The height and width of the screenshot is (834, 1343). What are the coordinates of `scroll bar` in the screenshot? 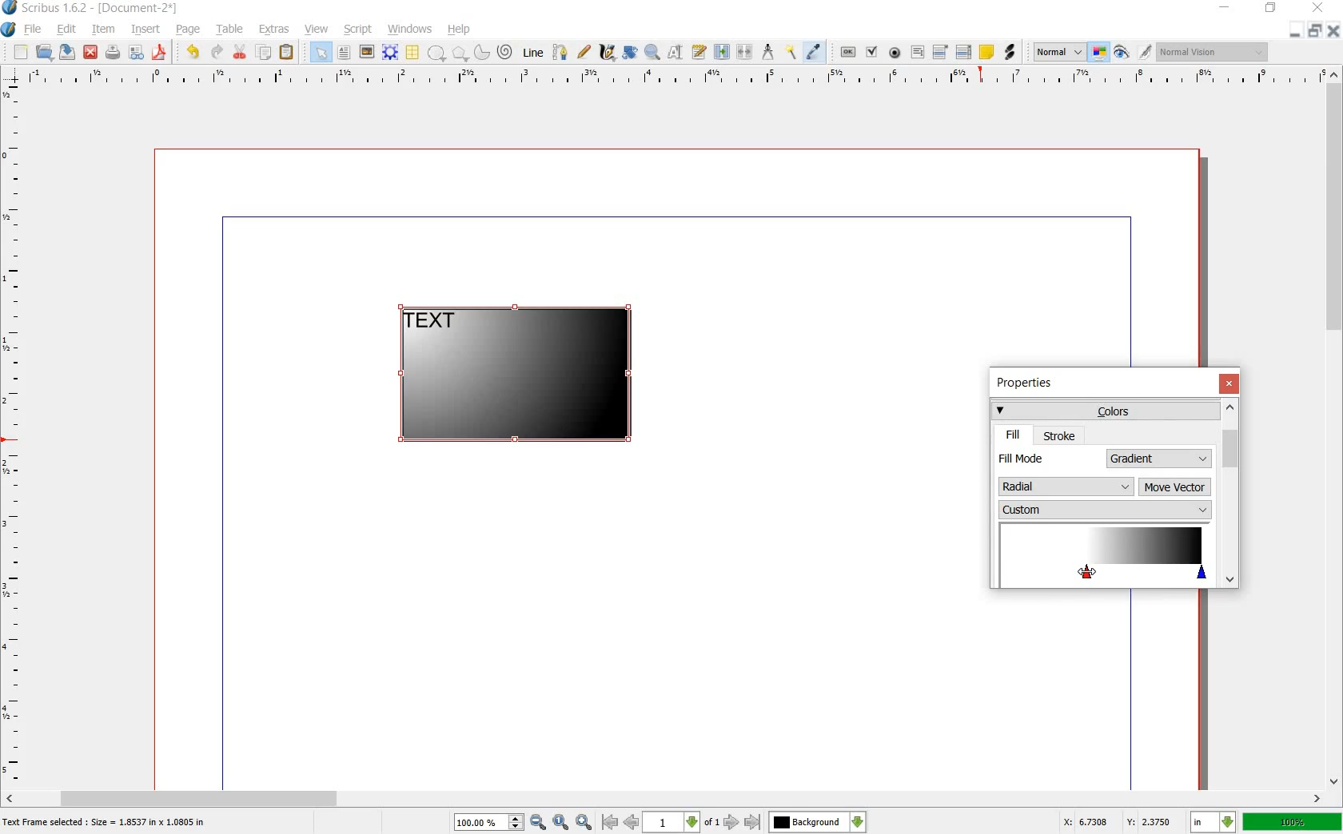 It's located at (1335, 429).